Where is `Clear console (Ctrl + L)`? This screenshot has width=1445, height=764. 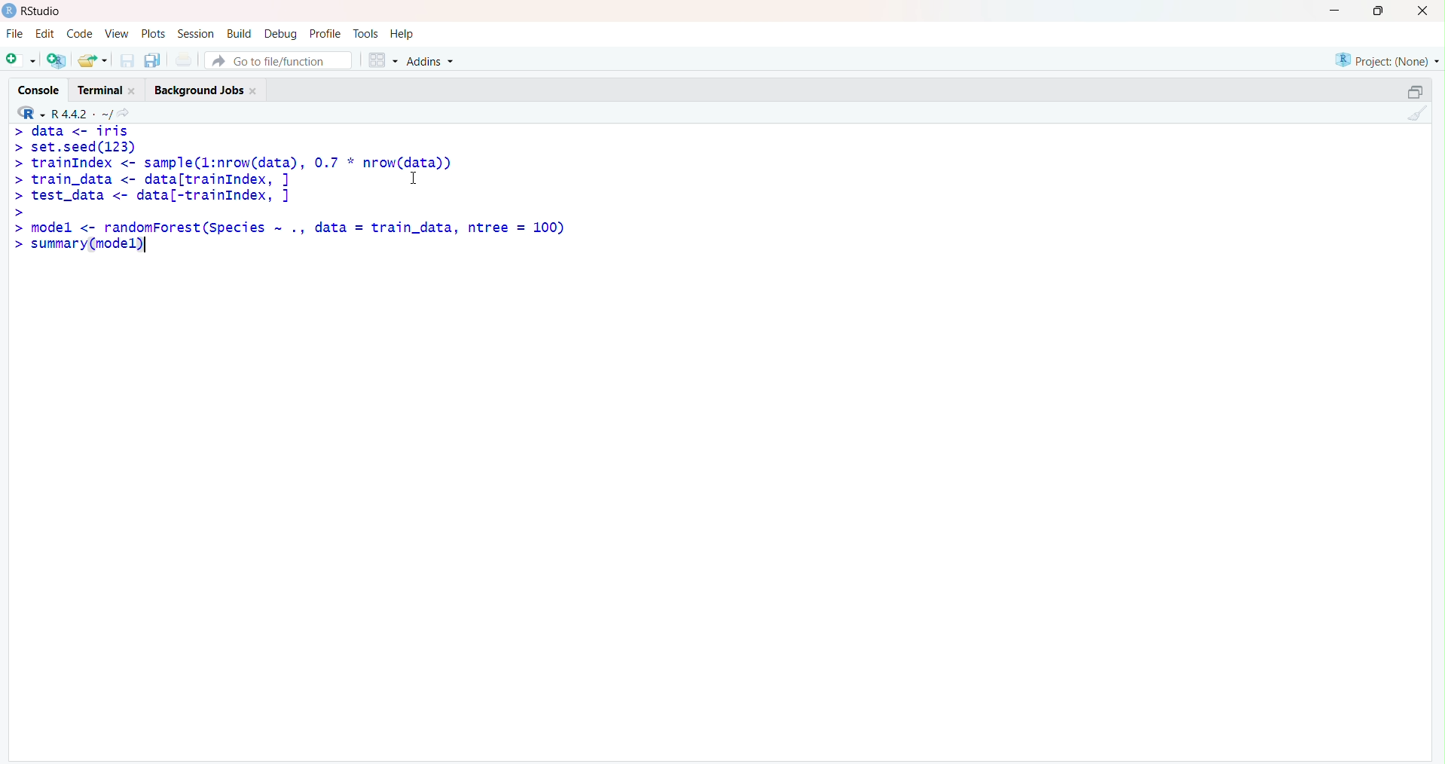 Clear console (Ctrl + L) is located at coordinates (1416, 115).